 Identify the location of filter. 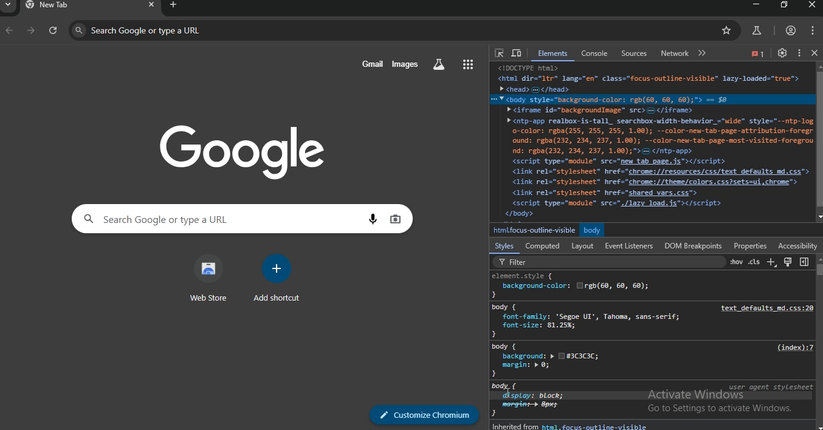
(581, 263).